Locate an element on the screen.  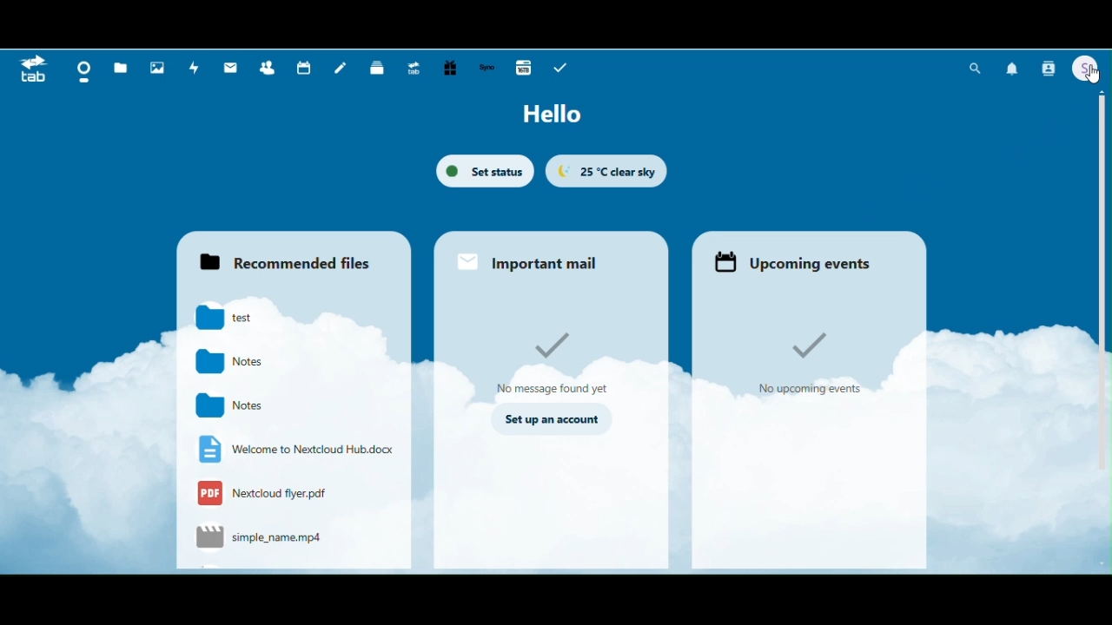
Upcoming events  is located at coordinates (809, 256).